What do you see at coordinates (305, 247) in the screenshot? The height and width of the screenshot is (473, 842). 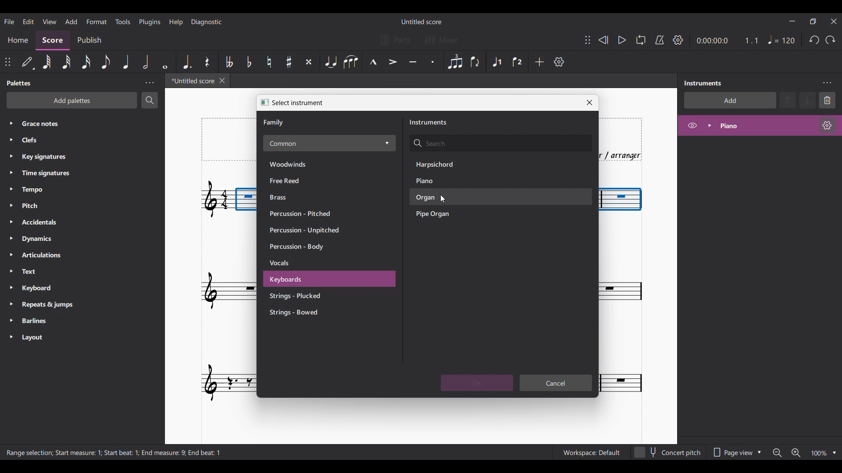 I see `Percussion - Body` at bounding box center [305, 247].